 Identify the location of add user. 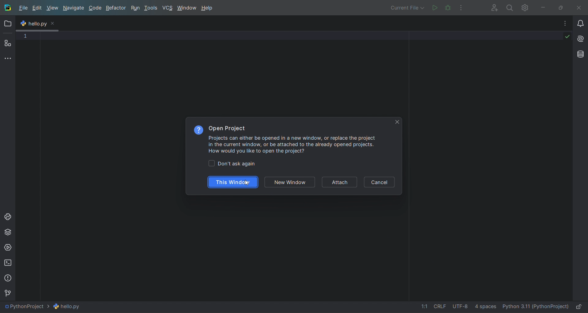
(492, 7).